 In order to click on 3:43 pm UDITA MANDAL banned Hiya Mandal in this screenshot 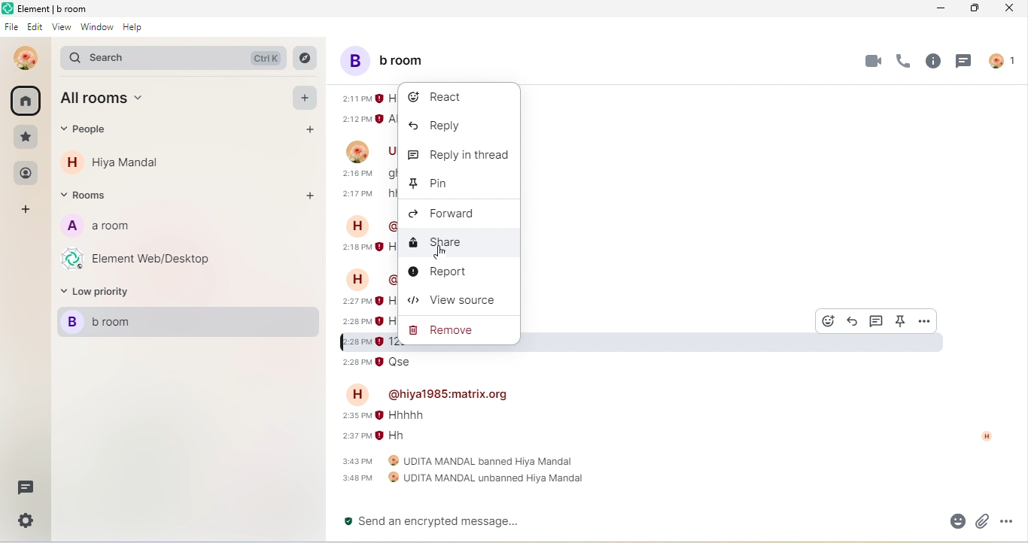, I will do `click(460, 461)`.